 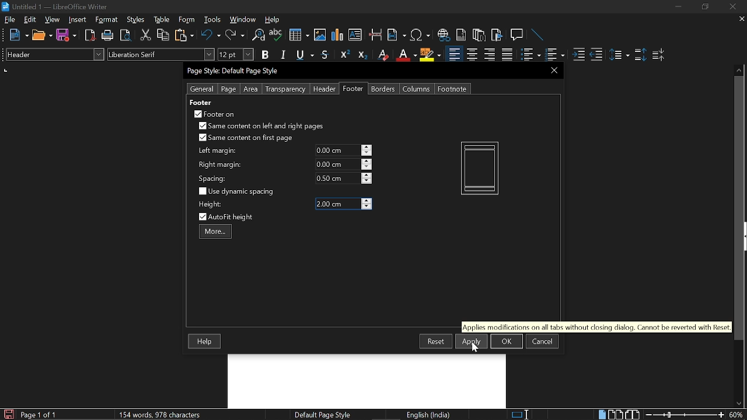 What do you see at coordinates (367, 153) in the screenshot?
I see `decrease left margin` at bounding box center [367, 153].